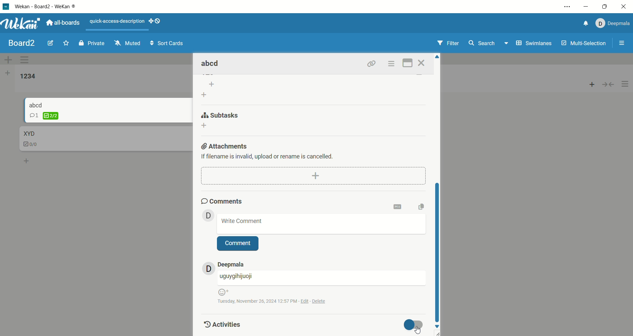 This screenshot has width=633, height=336. What do you see at coordinates (22, 43) in the screenshot?
I see `board title` at bounding box center [22, 43].